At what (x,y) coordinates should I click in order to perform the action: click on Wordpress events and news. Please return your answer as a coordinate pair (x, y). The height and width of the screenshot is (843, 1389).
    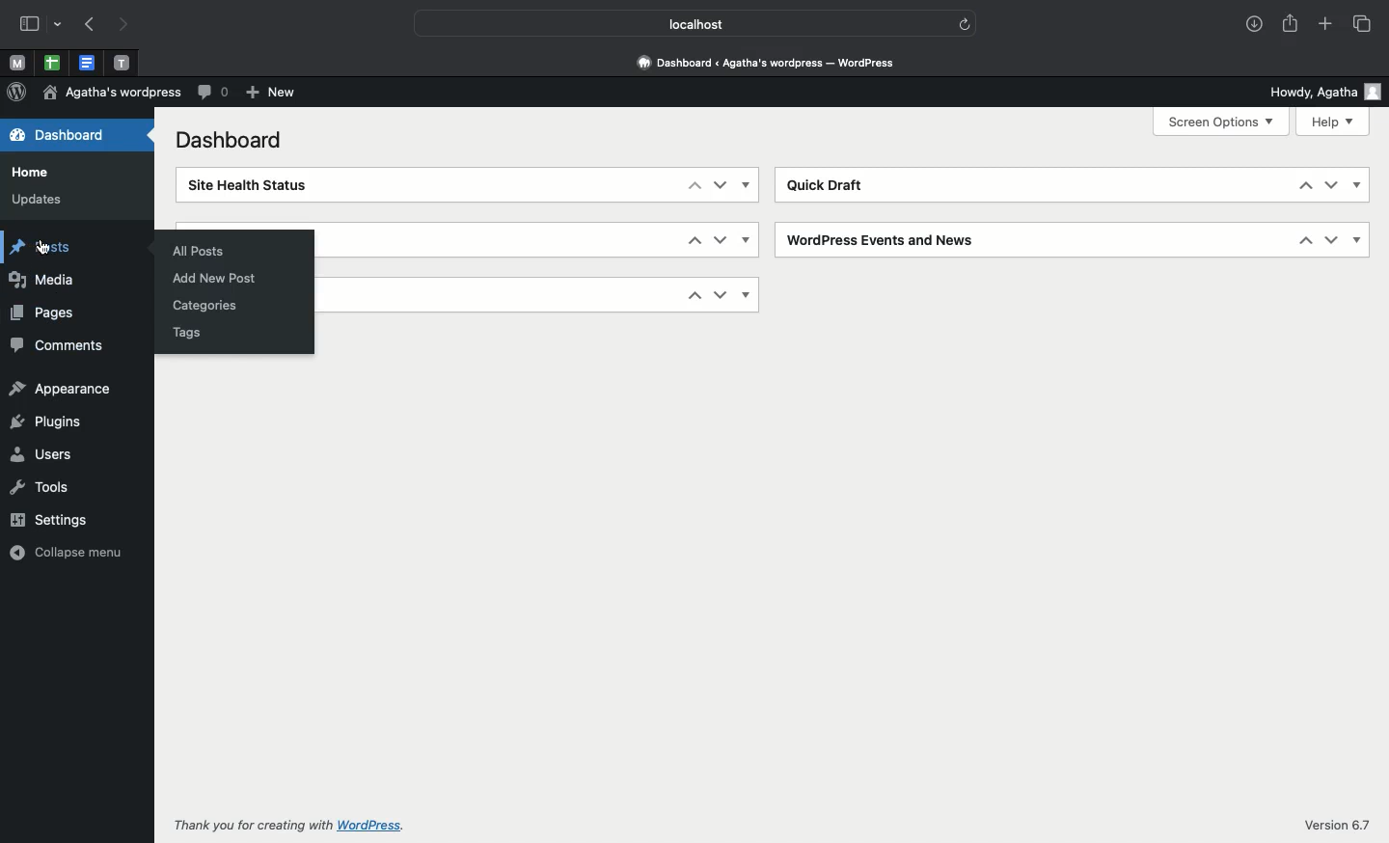
    Looking at the image, I should click on (885, 240).